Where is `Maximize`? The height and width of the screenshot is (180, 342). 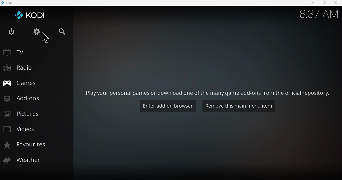 Maximize is located at coordinates (324, 3).